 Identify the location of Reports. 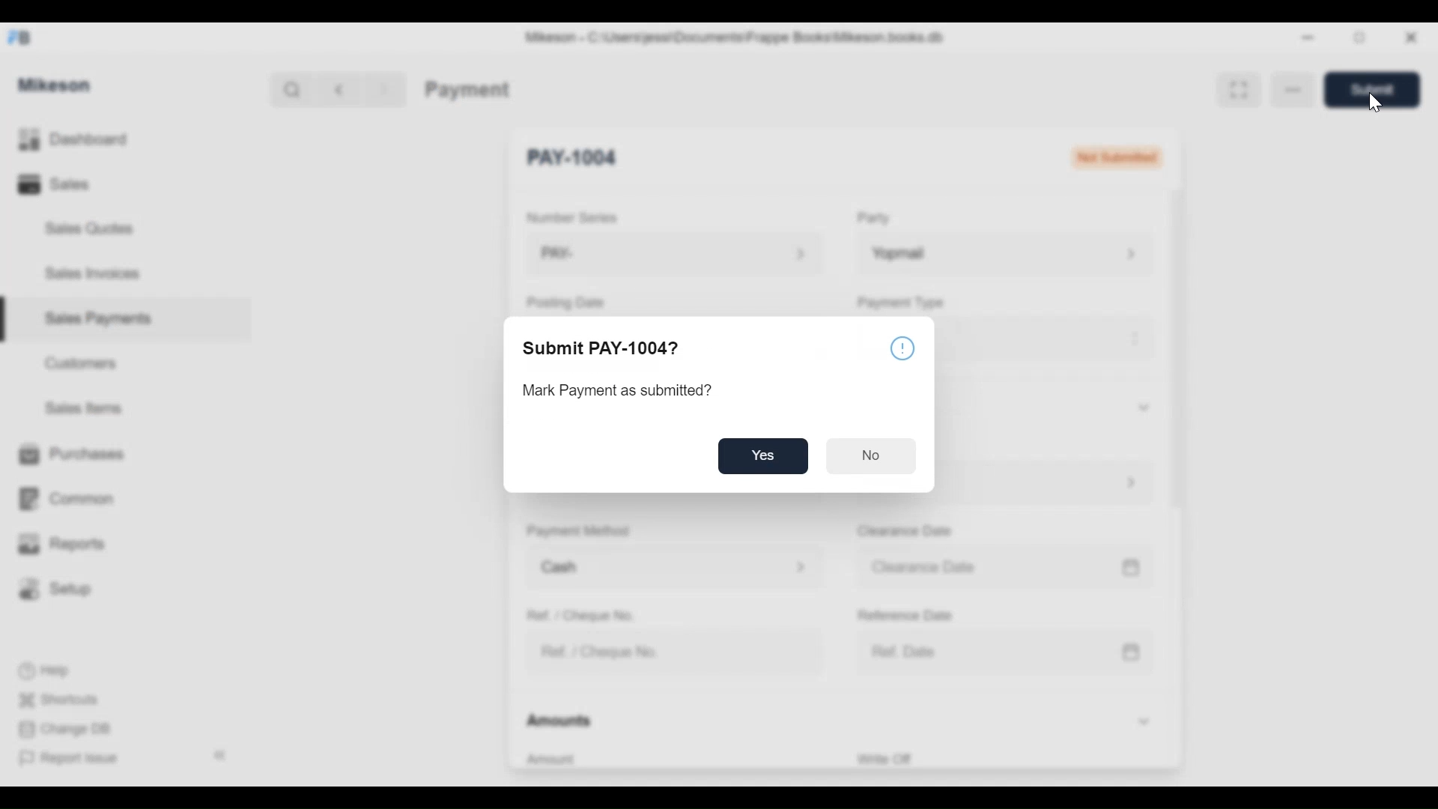
(64, 545).